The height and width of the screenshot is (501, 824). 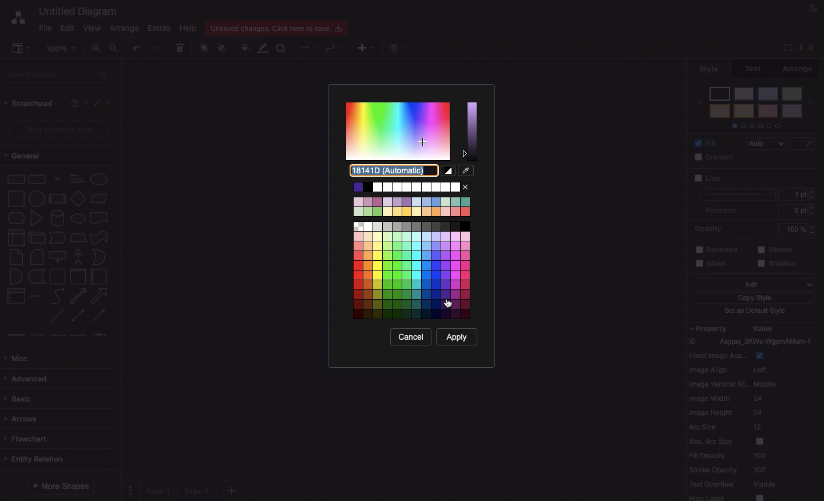 I want to click on cylinder, so click(x=57, y=217).